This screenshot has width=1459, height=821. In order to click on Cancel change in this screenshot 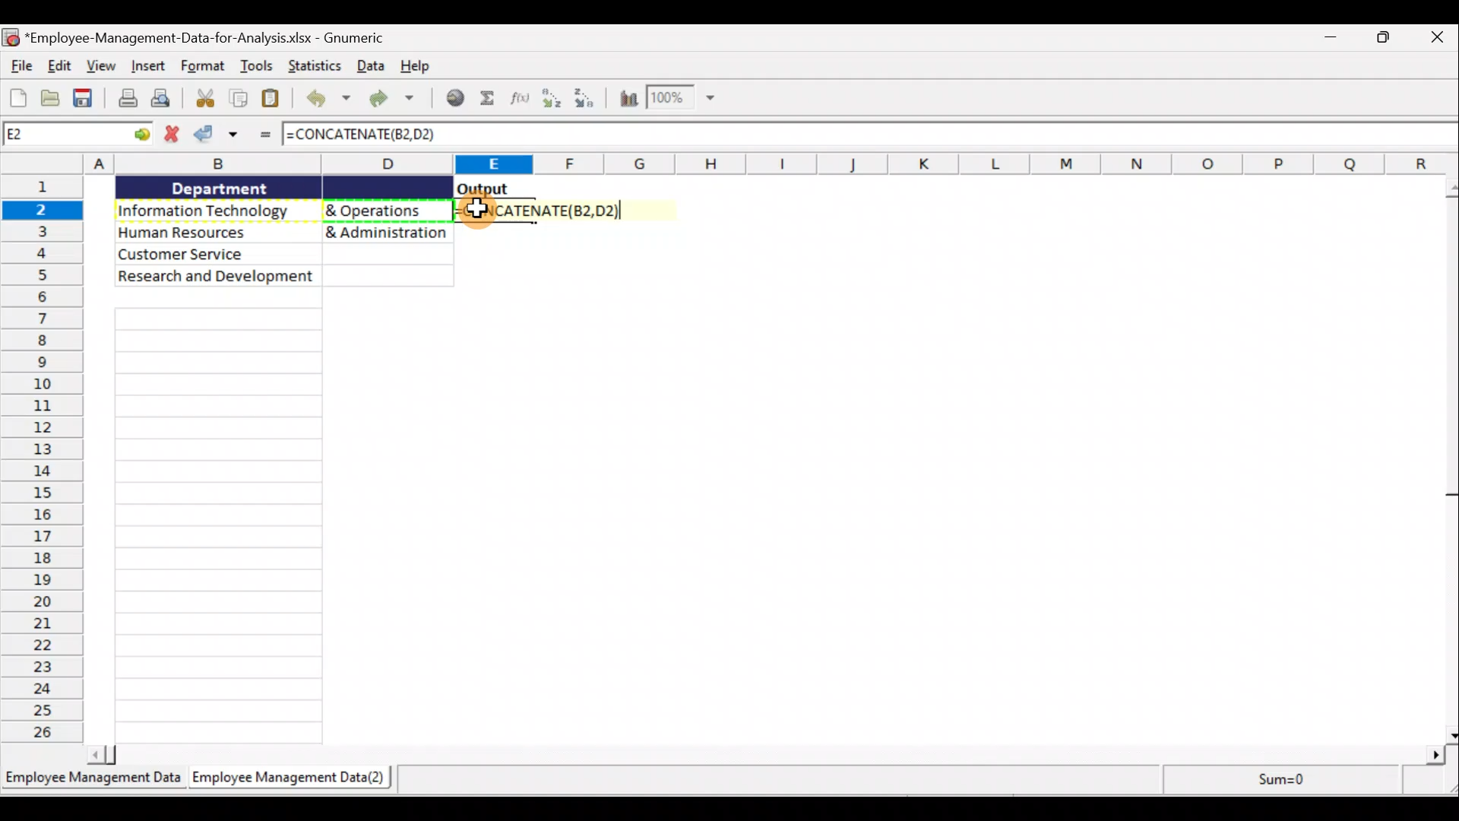, I will do `click(171, 136)`.